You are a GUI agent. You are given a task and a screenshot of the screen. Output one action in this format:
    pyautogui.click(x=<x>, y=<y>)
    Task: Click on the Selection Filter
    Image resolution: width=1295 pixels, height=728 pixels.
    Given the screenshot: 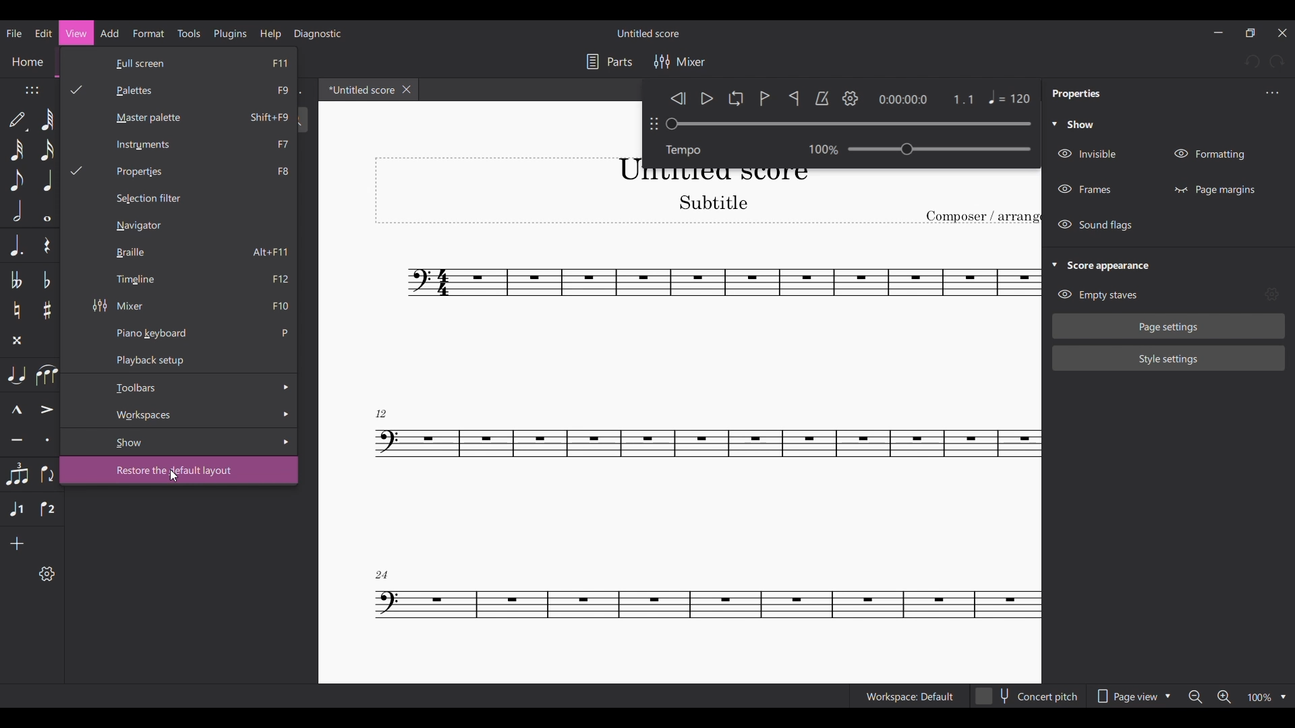 What is the action you would take?
    pyautogui.click(x=184, y=198)
    